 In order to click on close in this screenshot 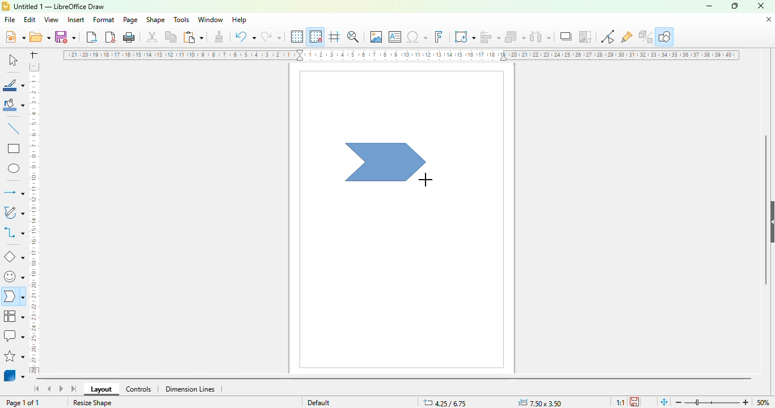, I will do `click(761, 6)`.